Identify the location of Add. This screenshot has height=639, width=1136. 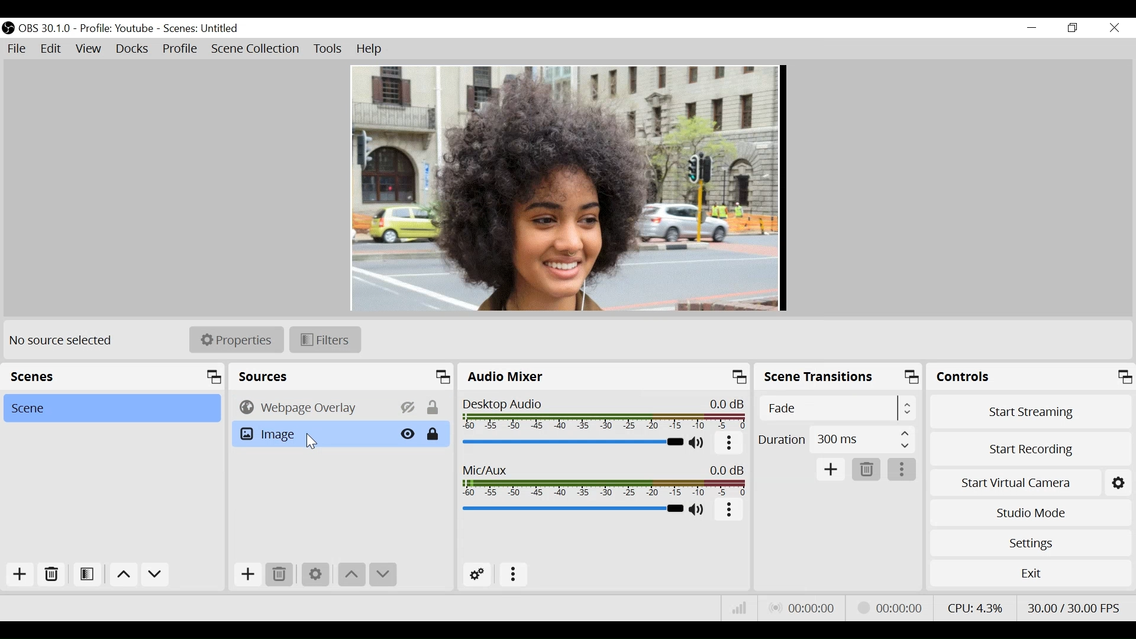
(21, 576).